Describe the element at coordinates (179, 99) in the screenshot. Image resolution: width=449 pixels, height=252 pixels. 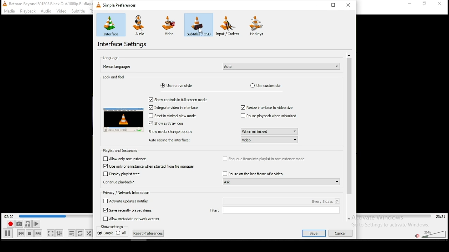
I see `checkbox: show controls in full screen mode` at that location.